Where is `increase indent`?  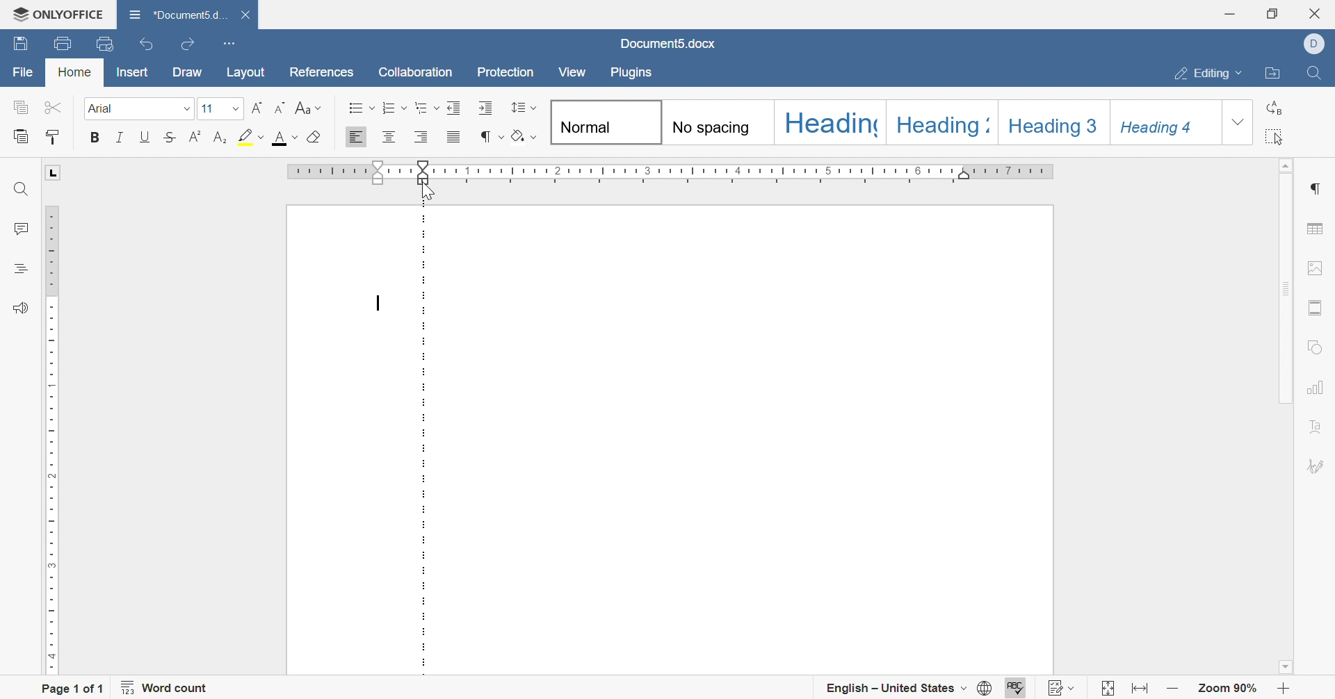
increase indent is located at coordinates (484, 107).